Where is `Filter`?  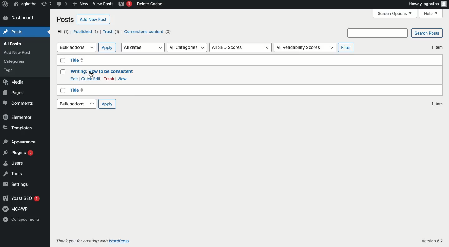 Filter is located at coordinates (346, 47).